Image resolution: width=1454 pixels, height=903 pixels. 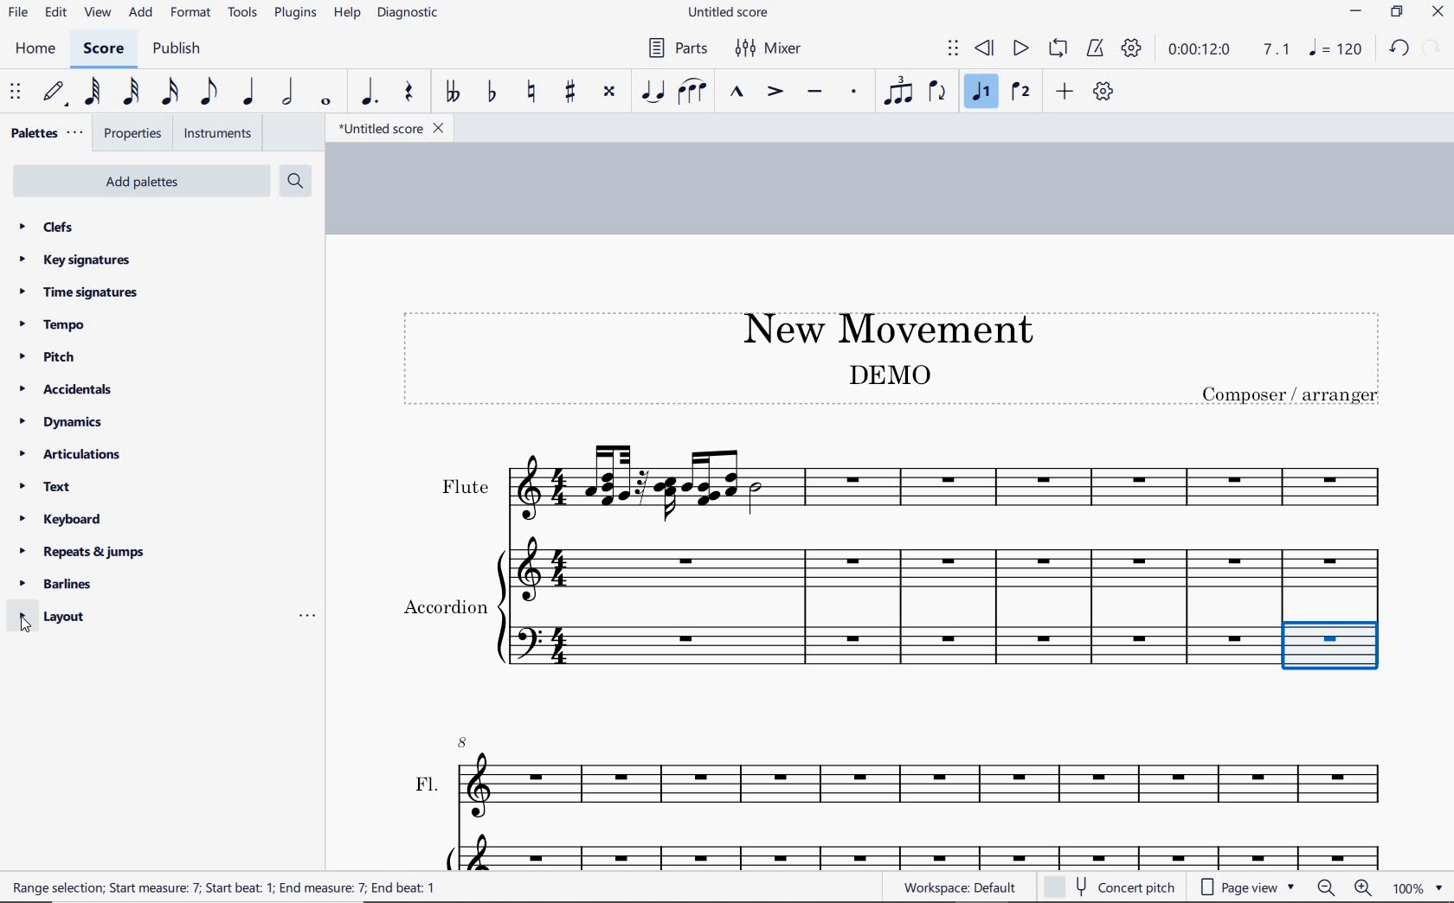 I want to click on title, so click(x=879, y=326).